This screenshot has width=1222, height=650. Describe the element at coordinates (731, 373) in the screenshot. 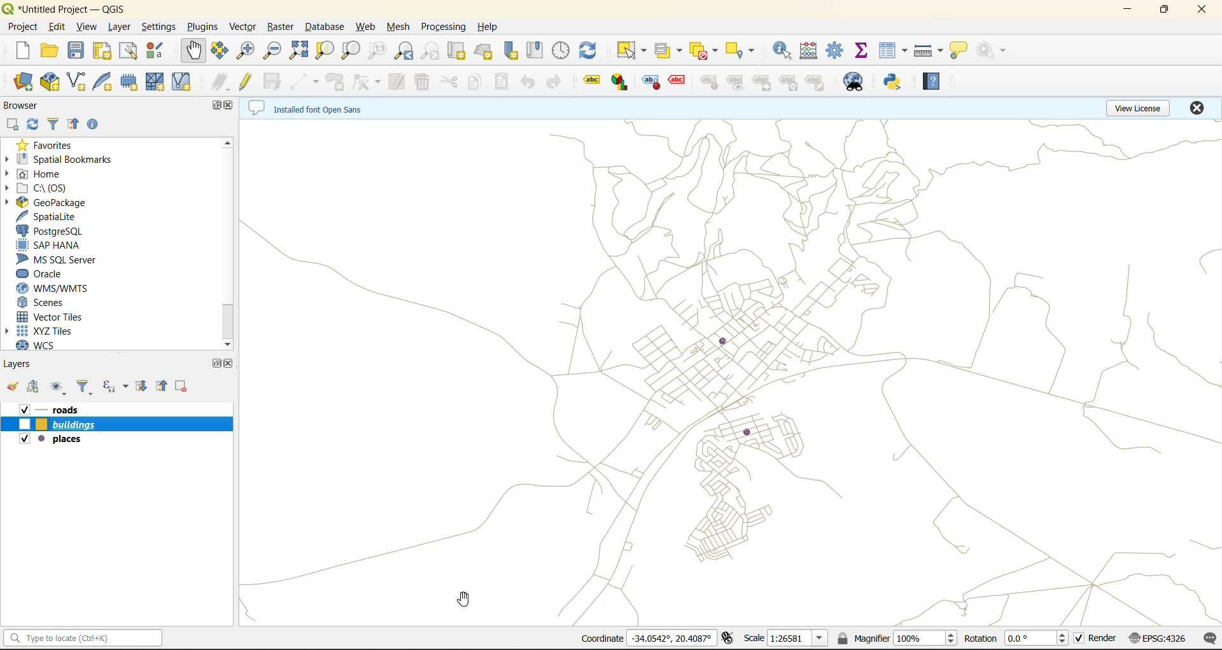

I see `canvas` at that location.